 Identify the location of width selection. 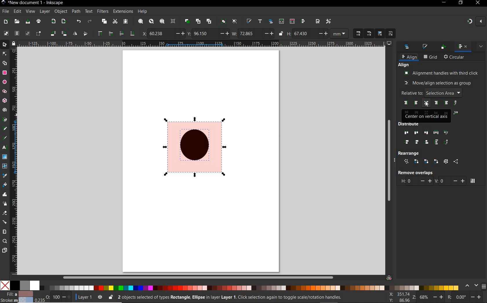
(253, 34).